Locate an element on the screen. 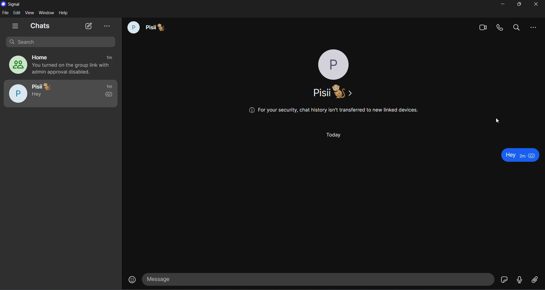 The height and width of the screenshot is (290, 545). voice message is located at coordinates (521, 279).